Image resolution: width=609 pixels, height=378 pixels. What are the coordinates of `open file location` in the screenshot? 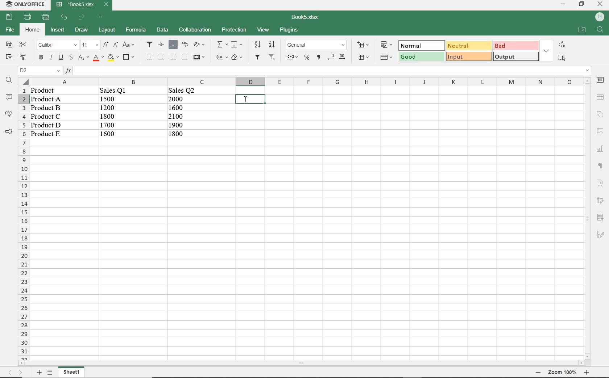 It's located at (582, 29).